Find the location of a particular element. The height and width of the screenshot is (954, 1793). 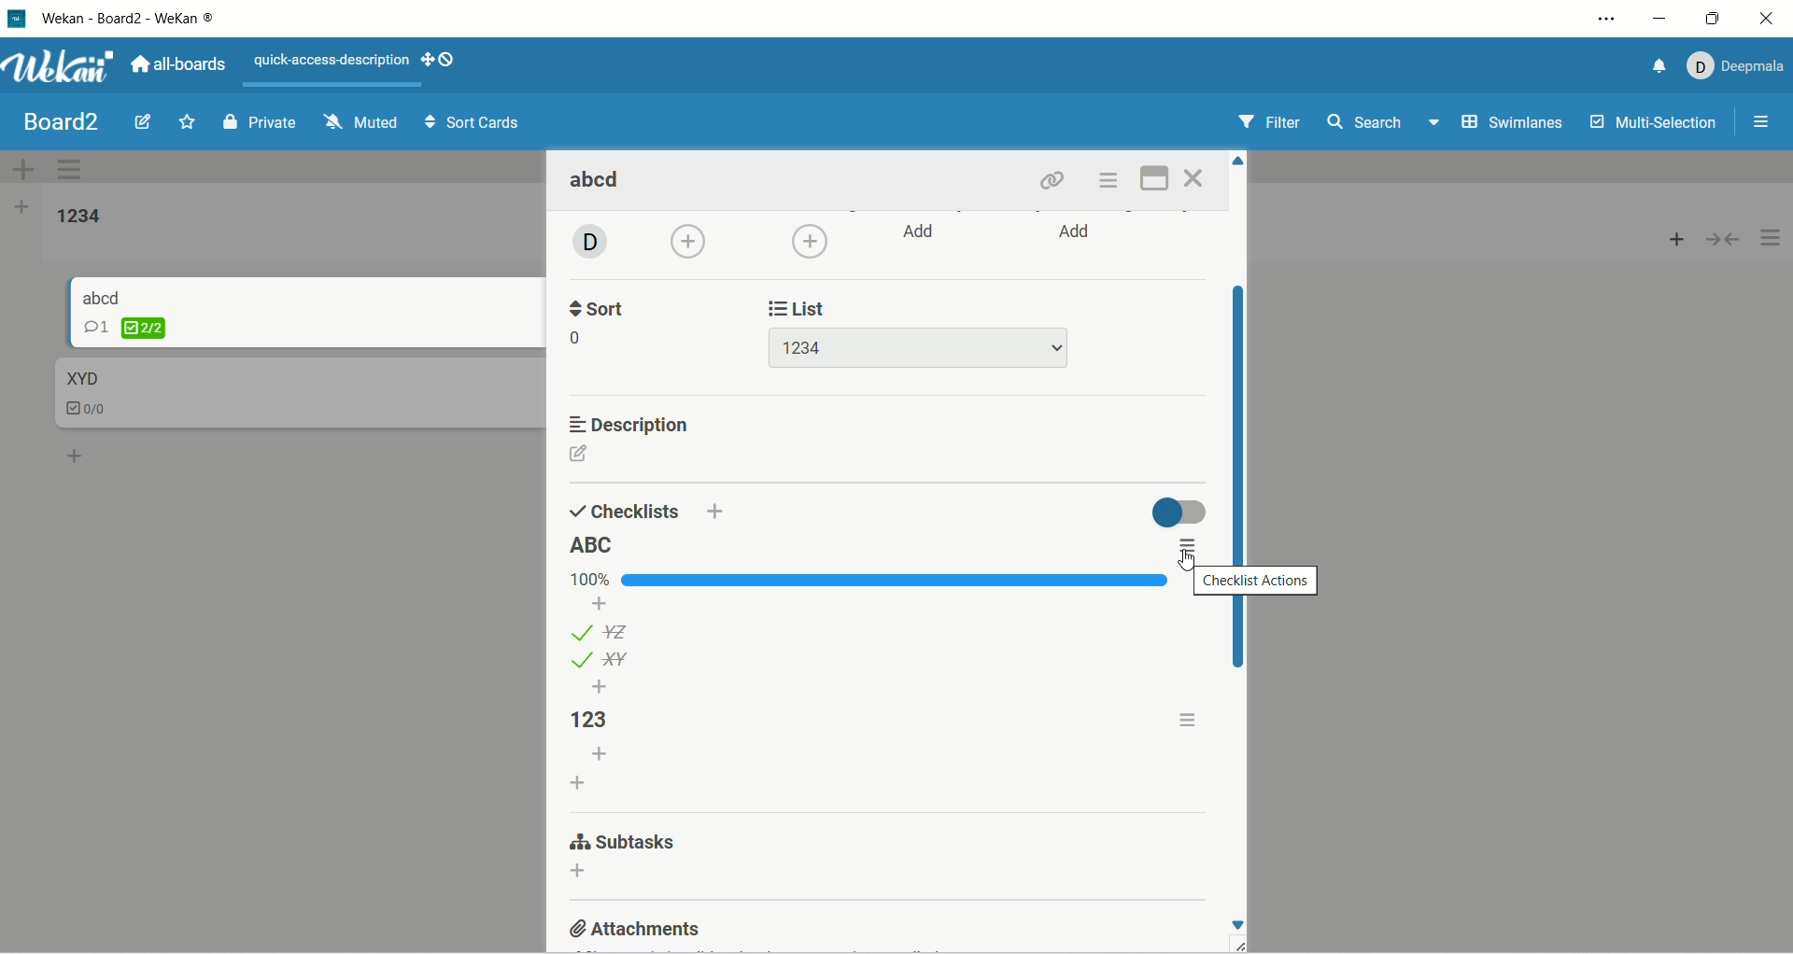

add is located at coordinates (602, 603).